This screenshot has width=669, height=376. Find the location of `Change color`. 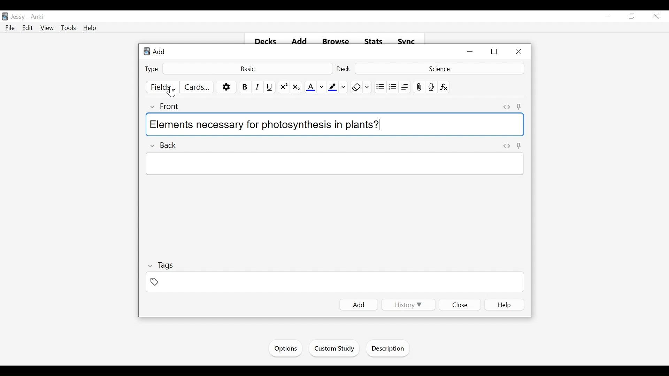

Change color is located at coordinates (368, 87).